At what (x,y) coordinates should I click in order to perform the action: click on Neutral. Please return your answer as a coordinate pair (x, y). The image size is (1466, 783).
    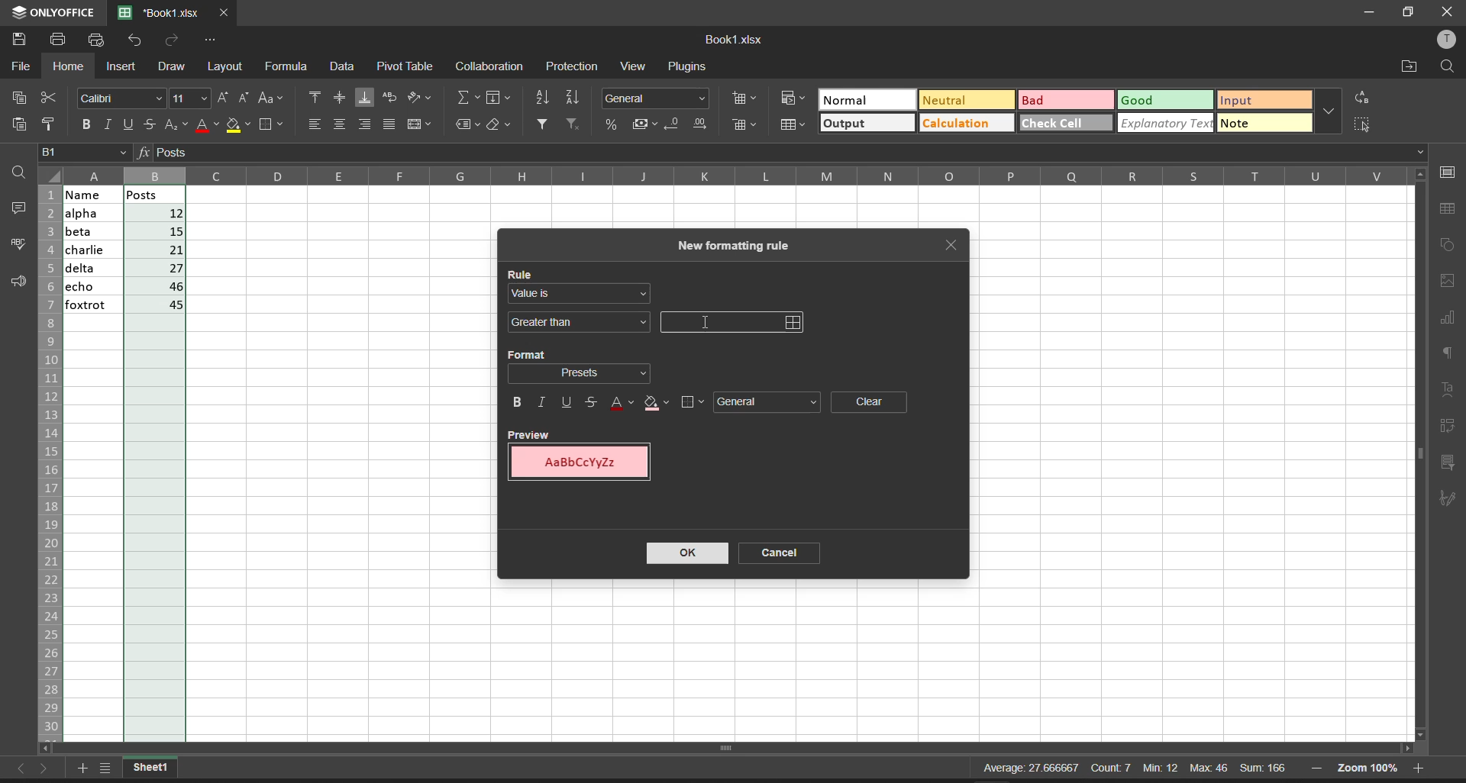
    Looking at the image, I should click on (946, 99).